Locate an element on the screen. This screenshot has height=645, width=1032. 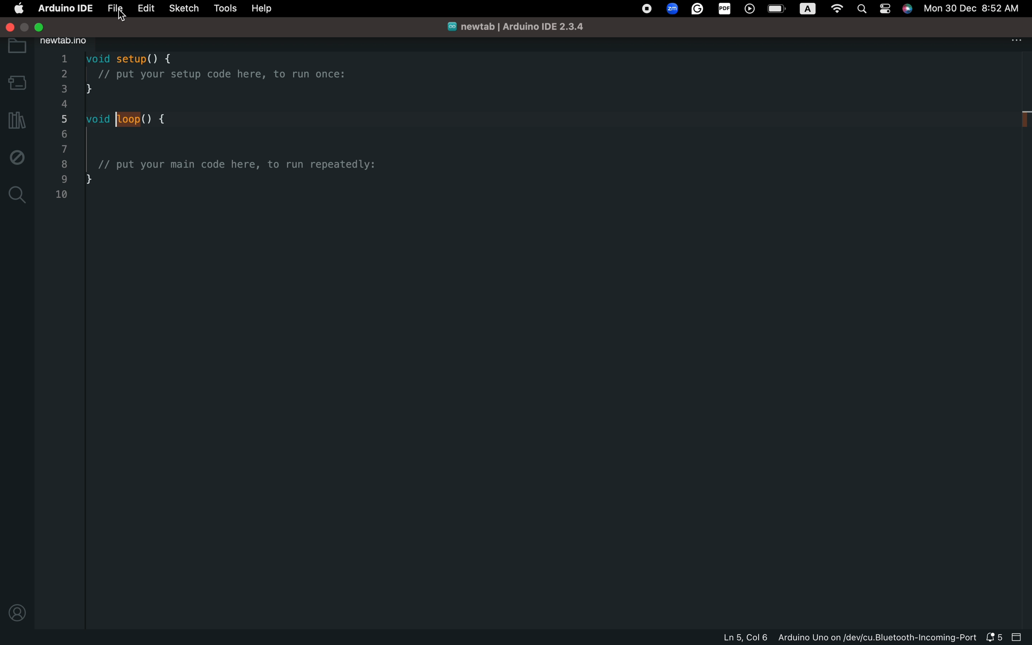
folder is located at coordinates (17, 48).